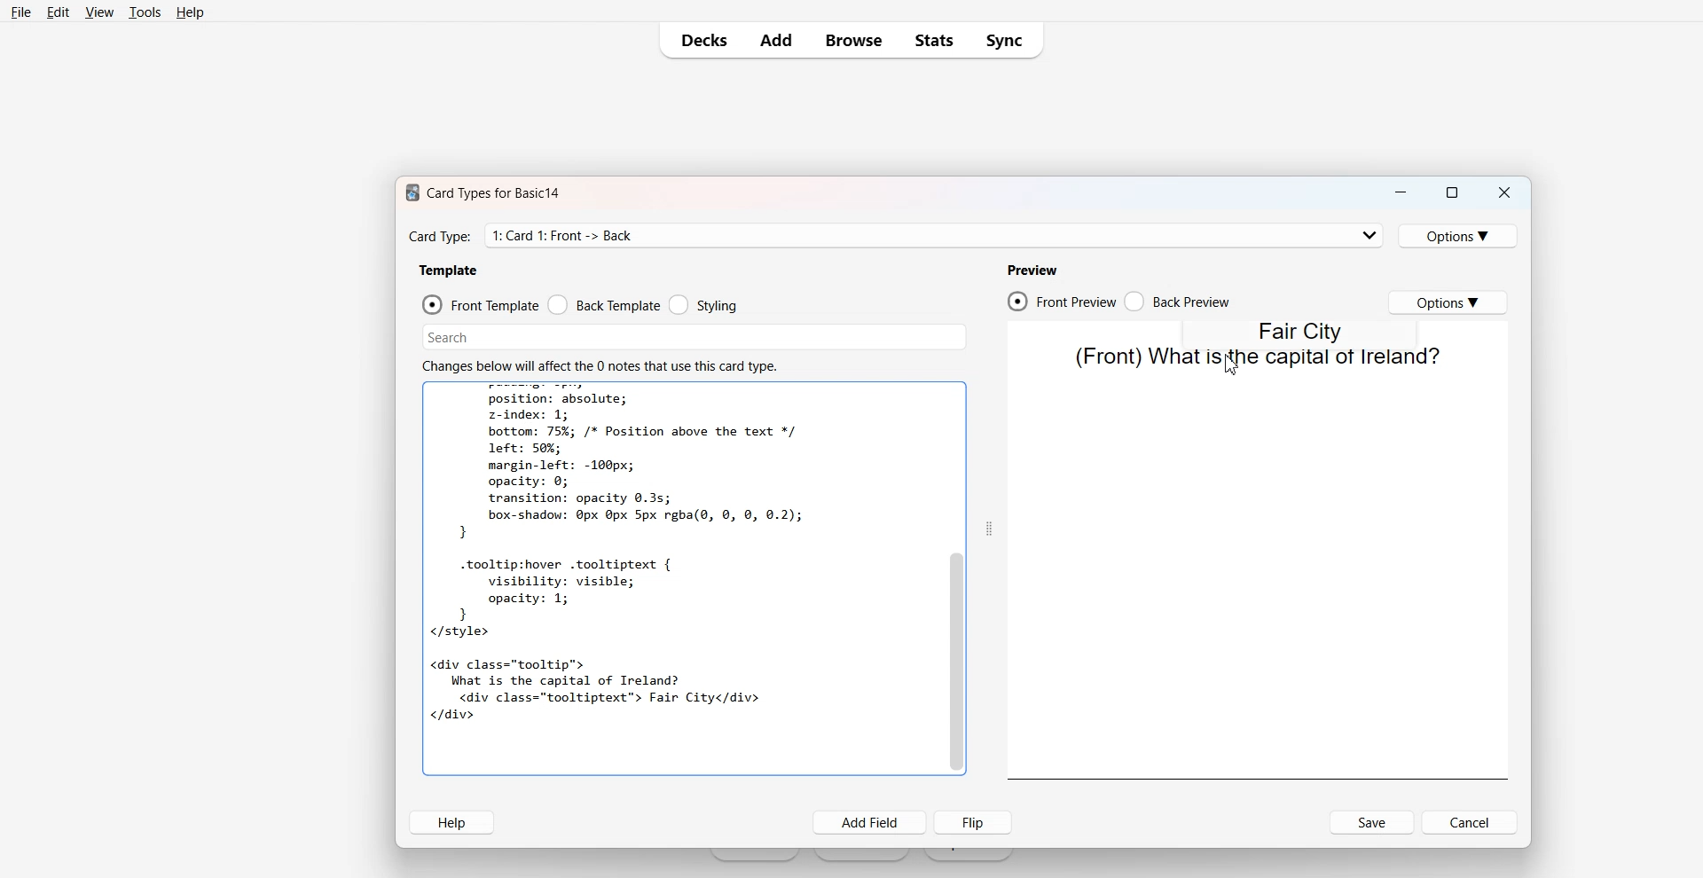 The height and width of the screenshot is (878, 1703). I want to click on Template, so click(450, 270).